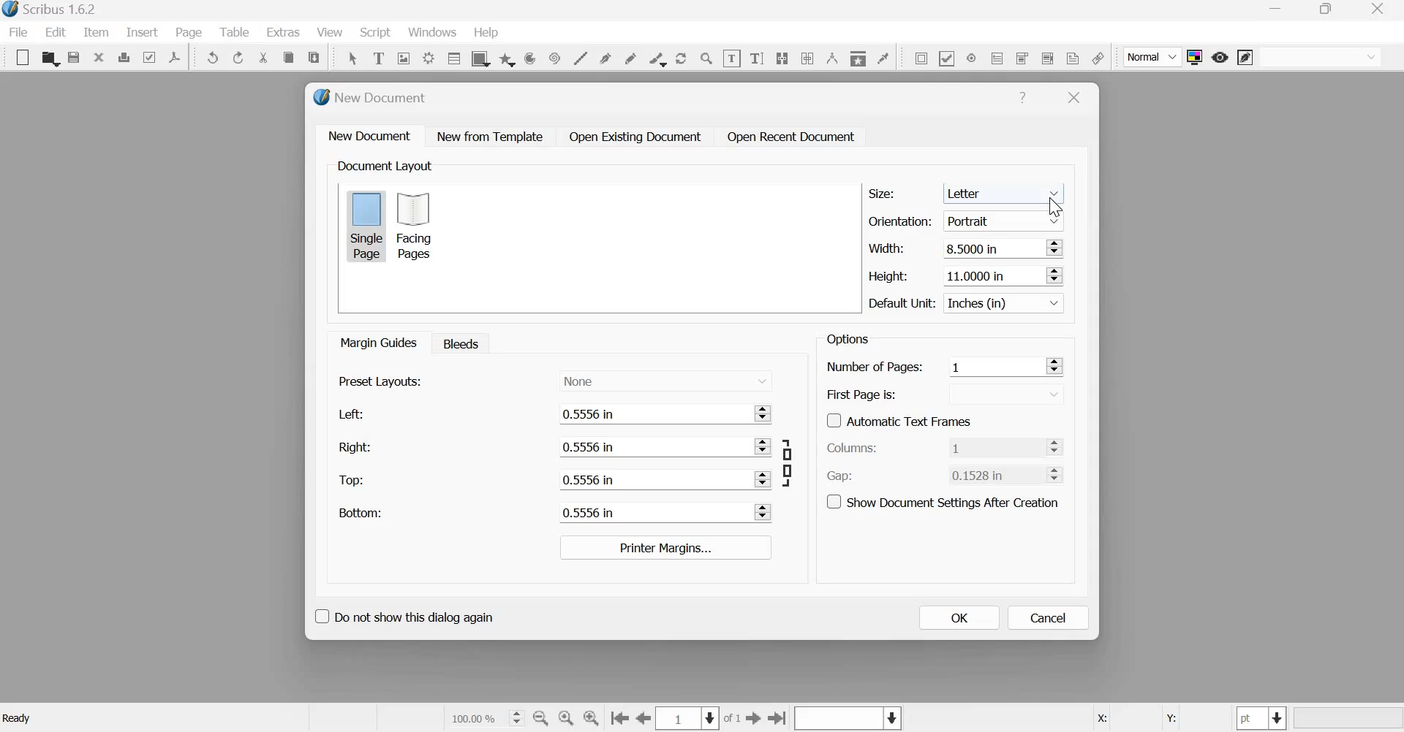 The image size is (1404, 732). I want to click on shape, so click(479, 58).